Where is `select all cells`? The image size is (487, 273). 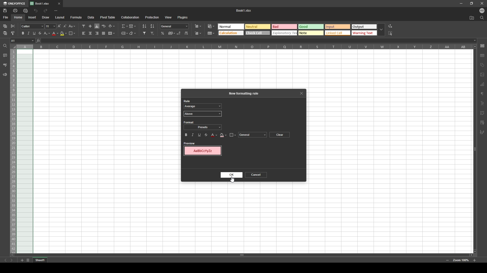 select all cells is located at coordinates (13, 46).